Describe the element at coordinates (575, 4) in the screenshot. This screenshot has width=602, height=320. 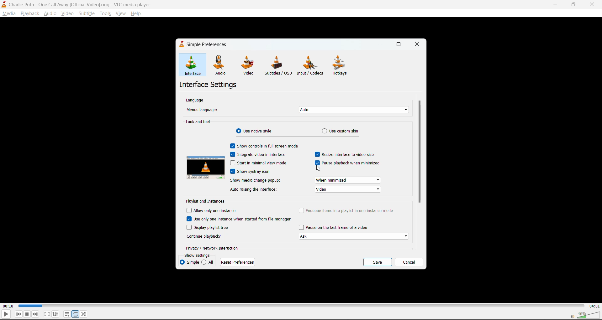
I see `maximize` at that location.